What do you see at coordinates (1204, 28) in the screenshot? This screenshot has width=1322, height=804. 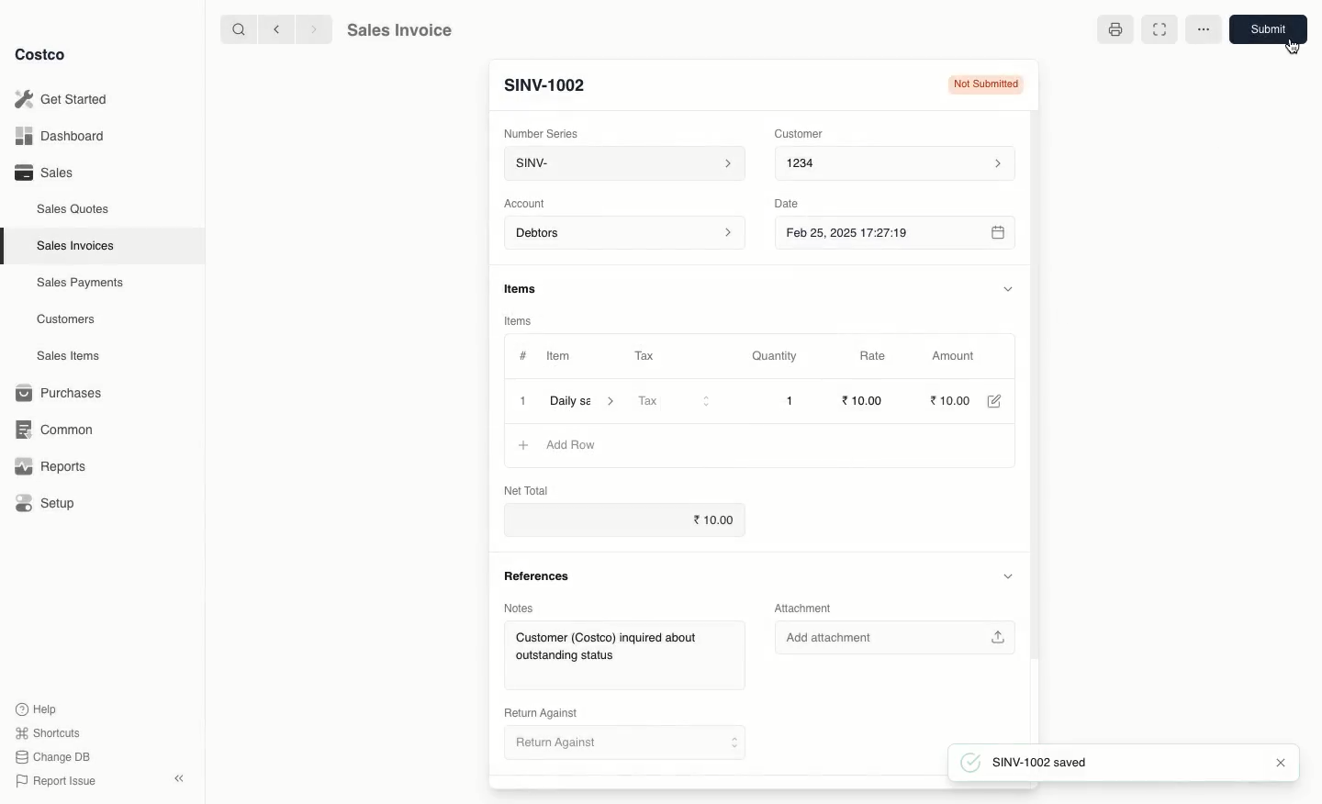 I see `More options` at bounding box center [1204, 28].